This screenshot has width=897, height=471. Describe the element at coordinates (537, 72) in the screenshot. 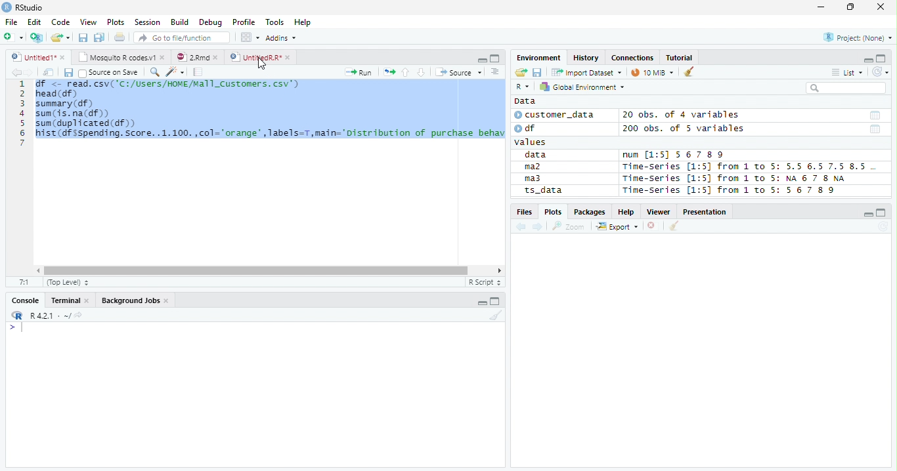

I see `Save` at that location.